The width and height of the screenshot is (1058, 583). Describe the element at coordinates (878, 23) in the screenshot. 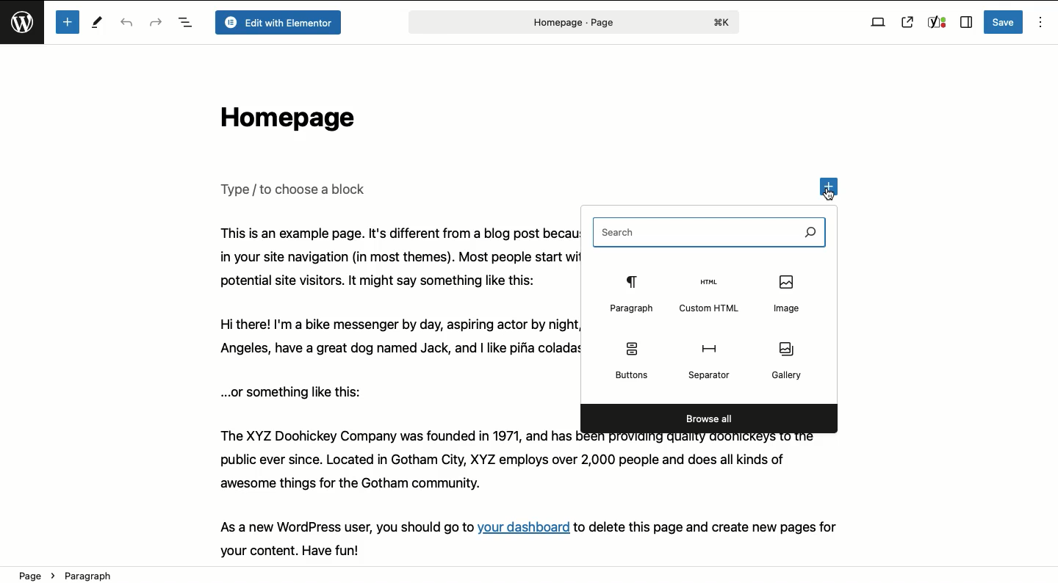

I see `View` at that location.